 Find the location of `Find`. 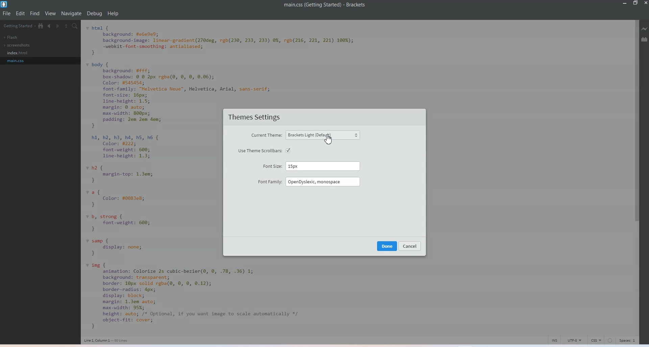

Find is located at coordinates (35, 13).